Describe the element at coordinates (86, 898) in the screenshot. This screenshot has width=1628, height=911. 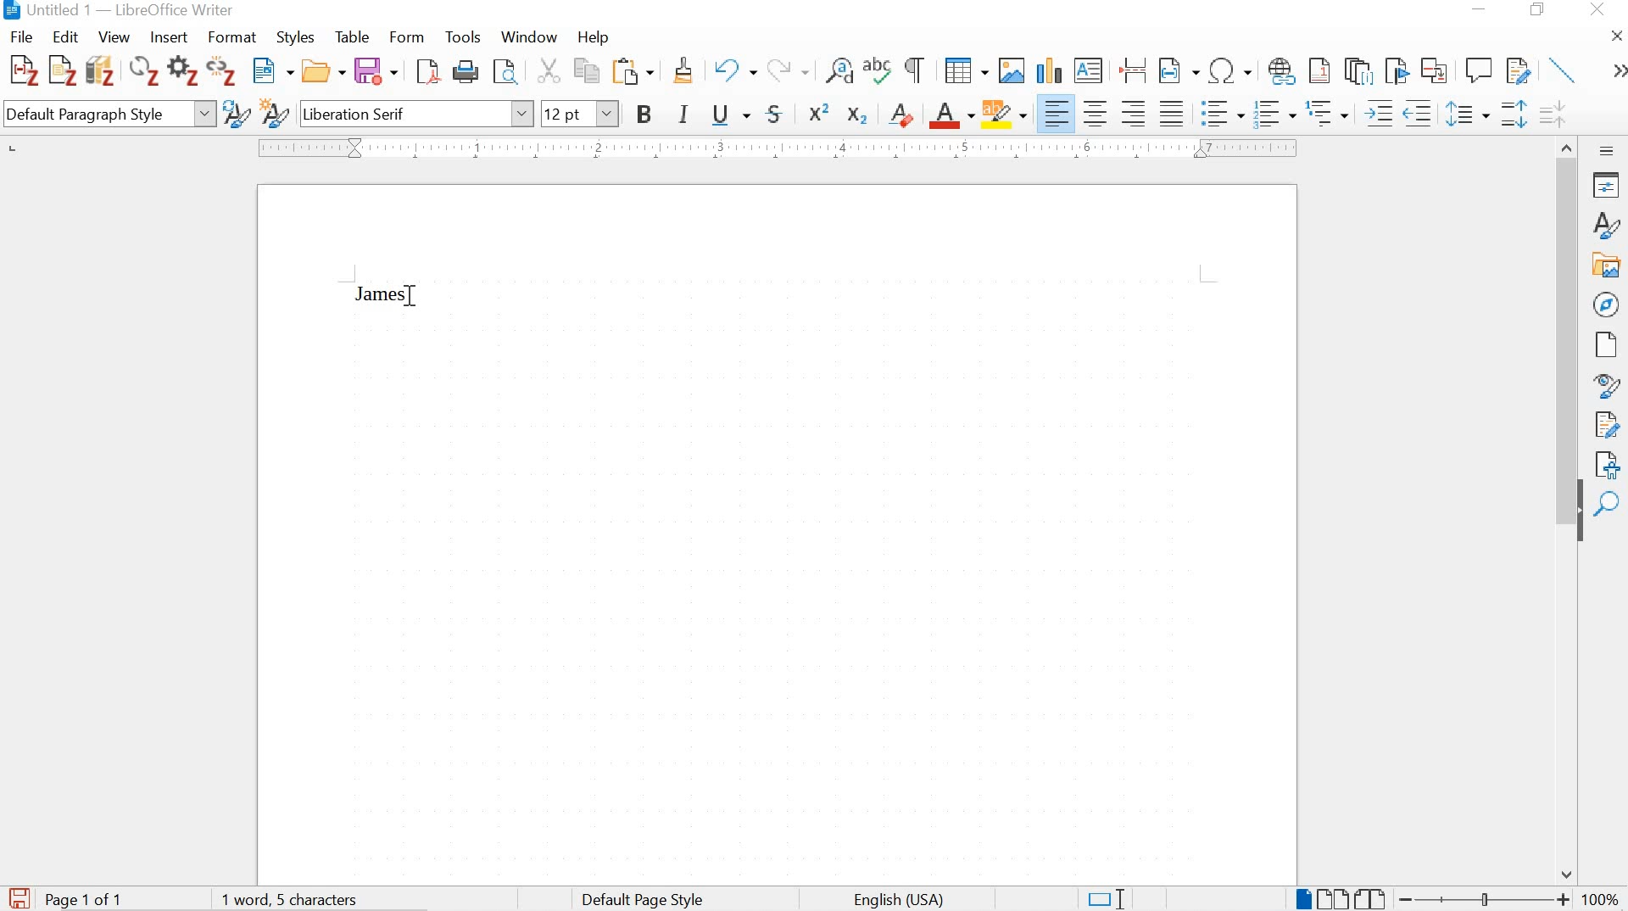
I see `page 1 of 1` at that location.